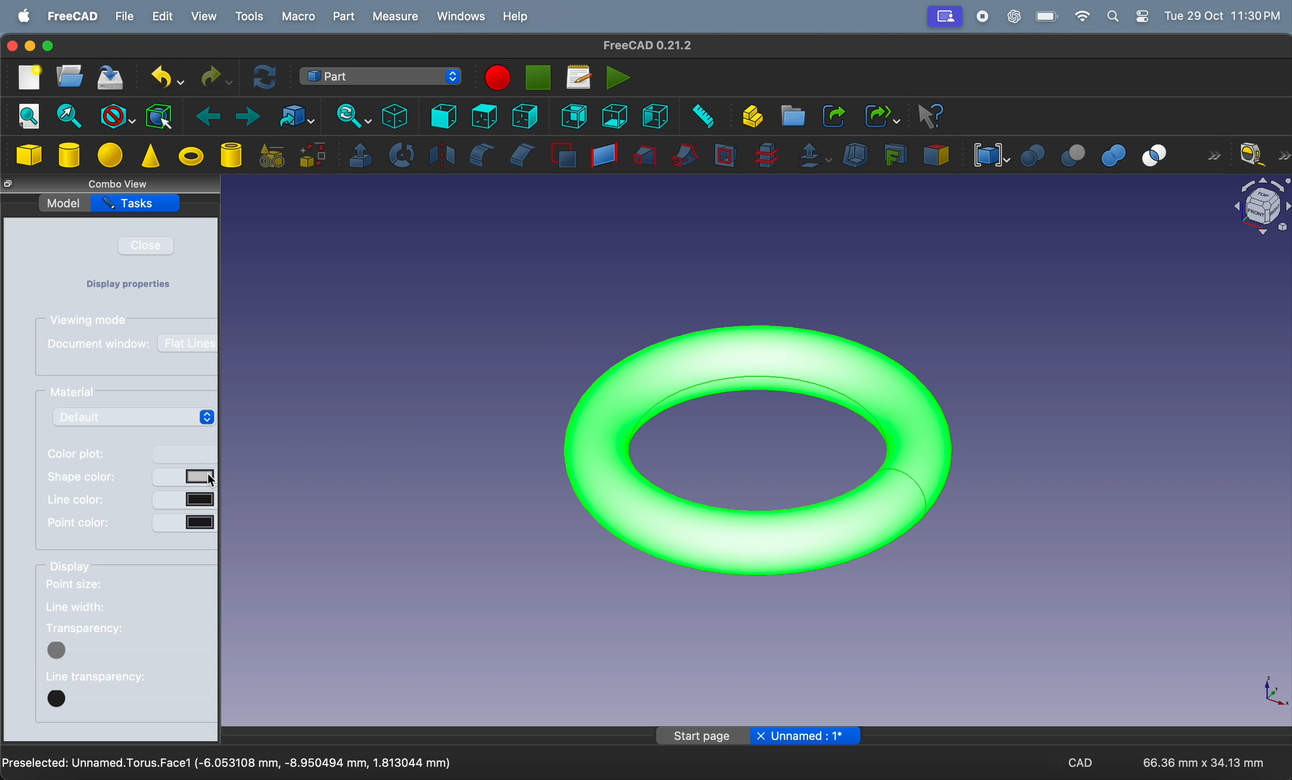  I want to click on Start page, so click(698, 735).